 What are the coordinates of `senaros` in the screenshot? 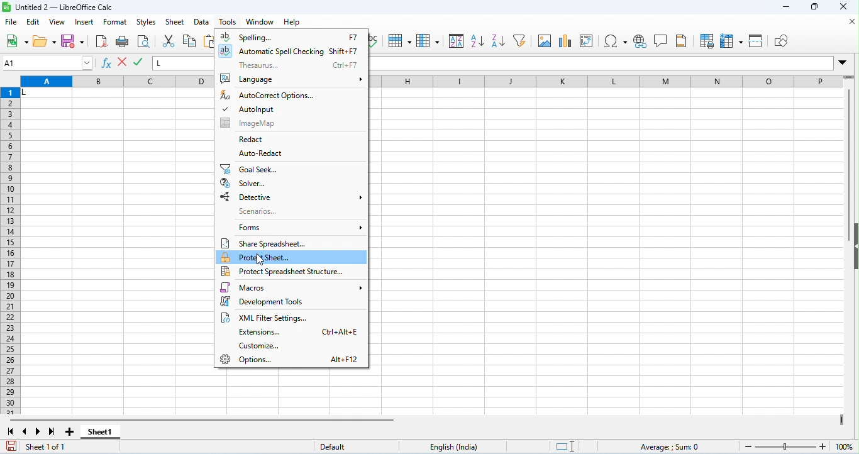 It's located at (258, 211).